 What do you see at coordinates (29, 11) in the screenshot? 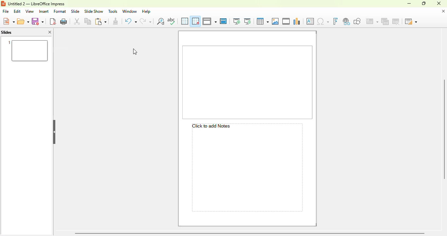
I see `view` at bounding box center [29, 11].